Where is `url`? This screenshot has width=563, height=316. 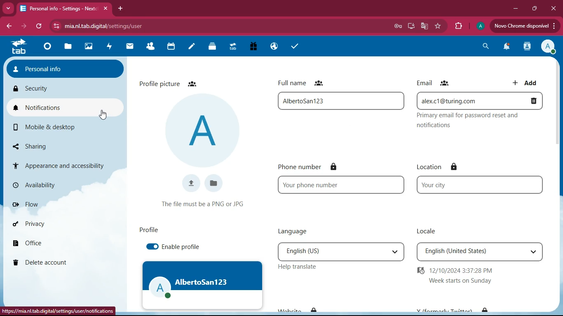 url is located at coordinates (59, 312).